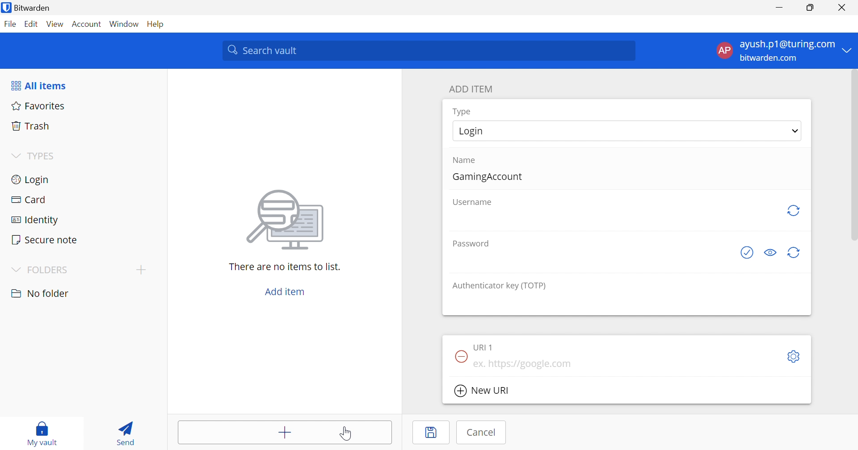 This screenshot has height=450, width=858. I want to click on File, so click(10, 25).